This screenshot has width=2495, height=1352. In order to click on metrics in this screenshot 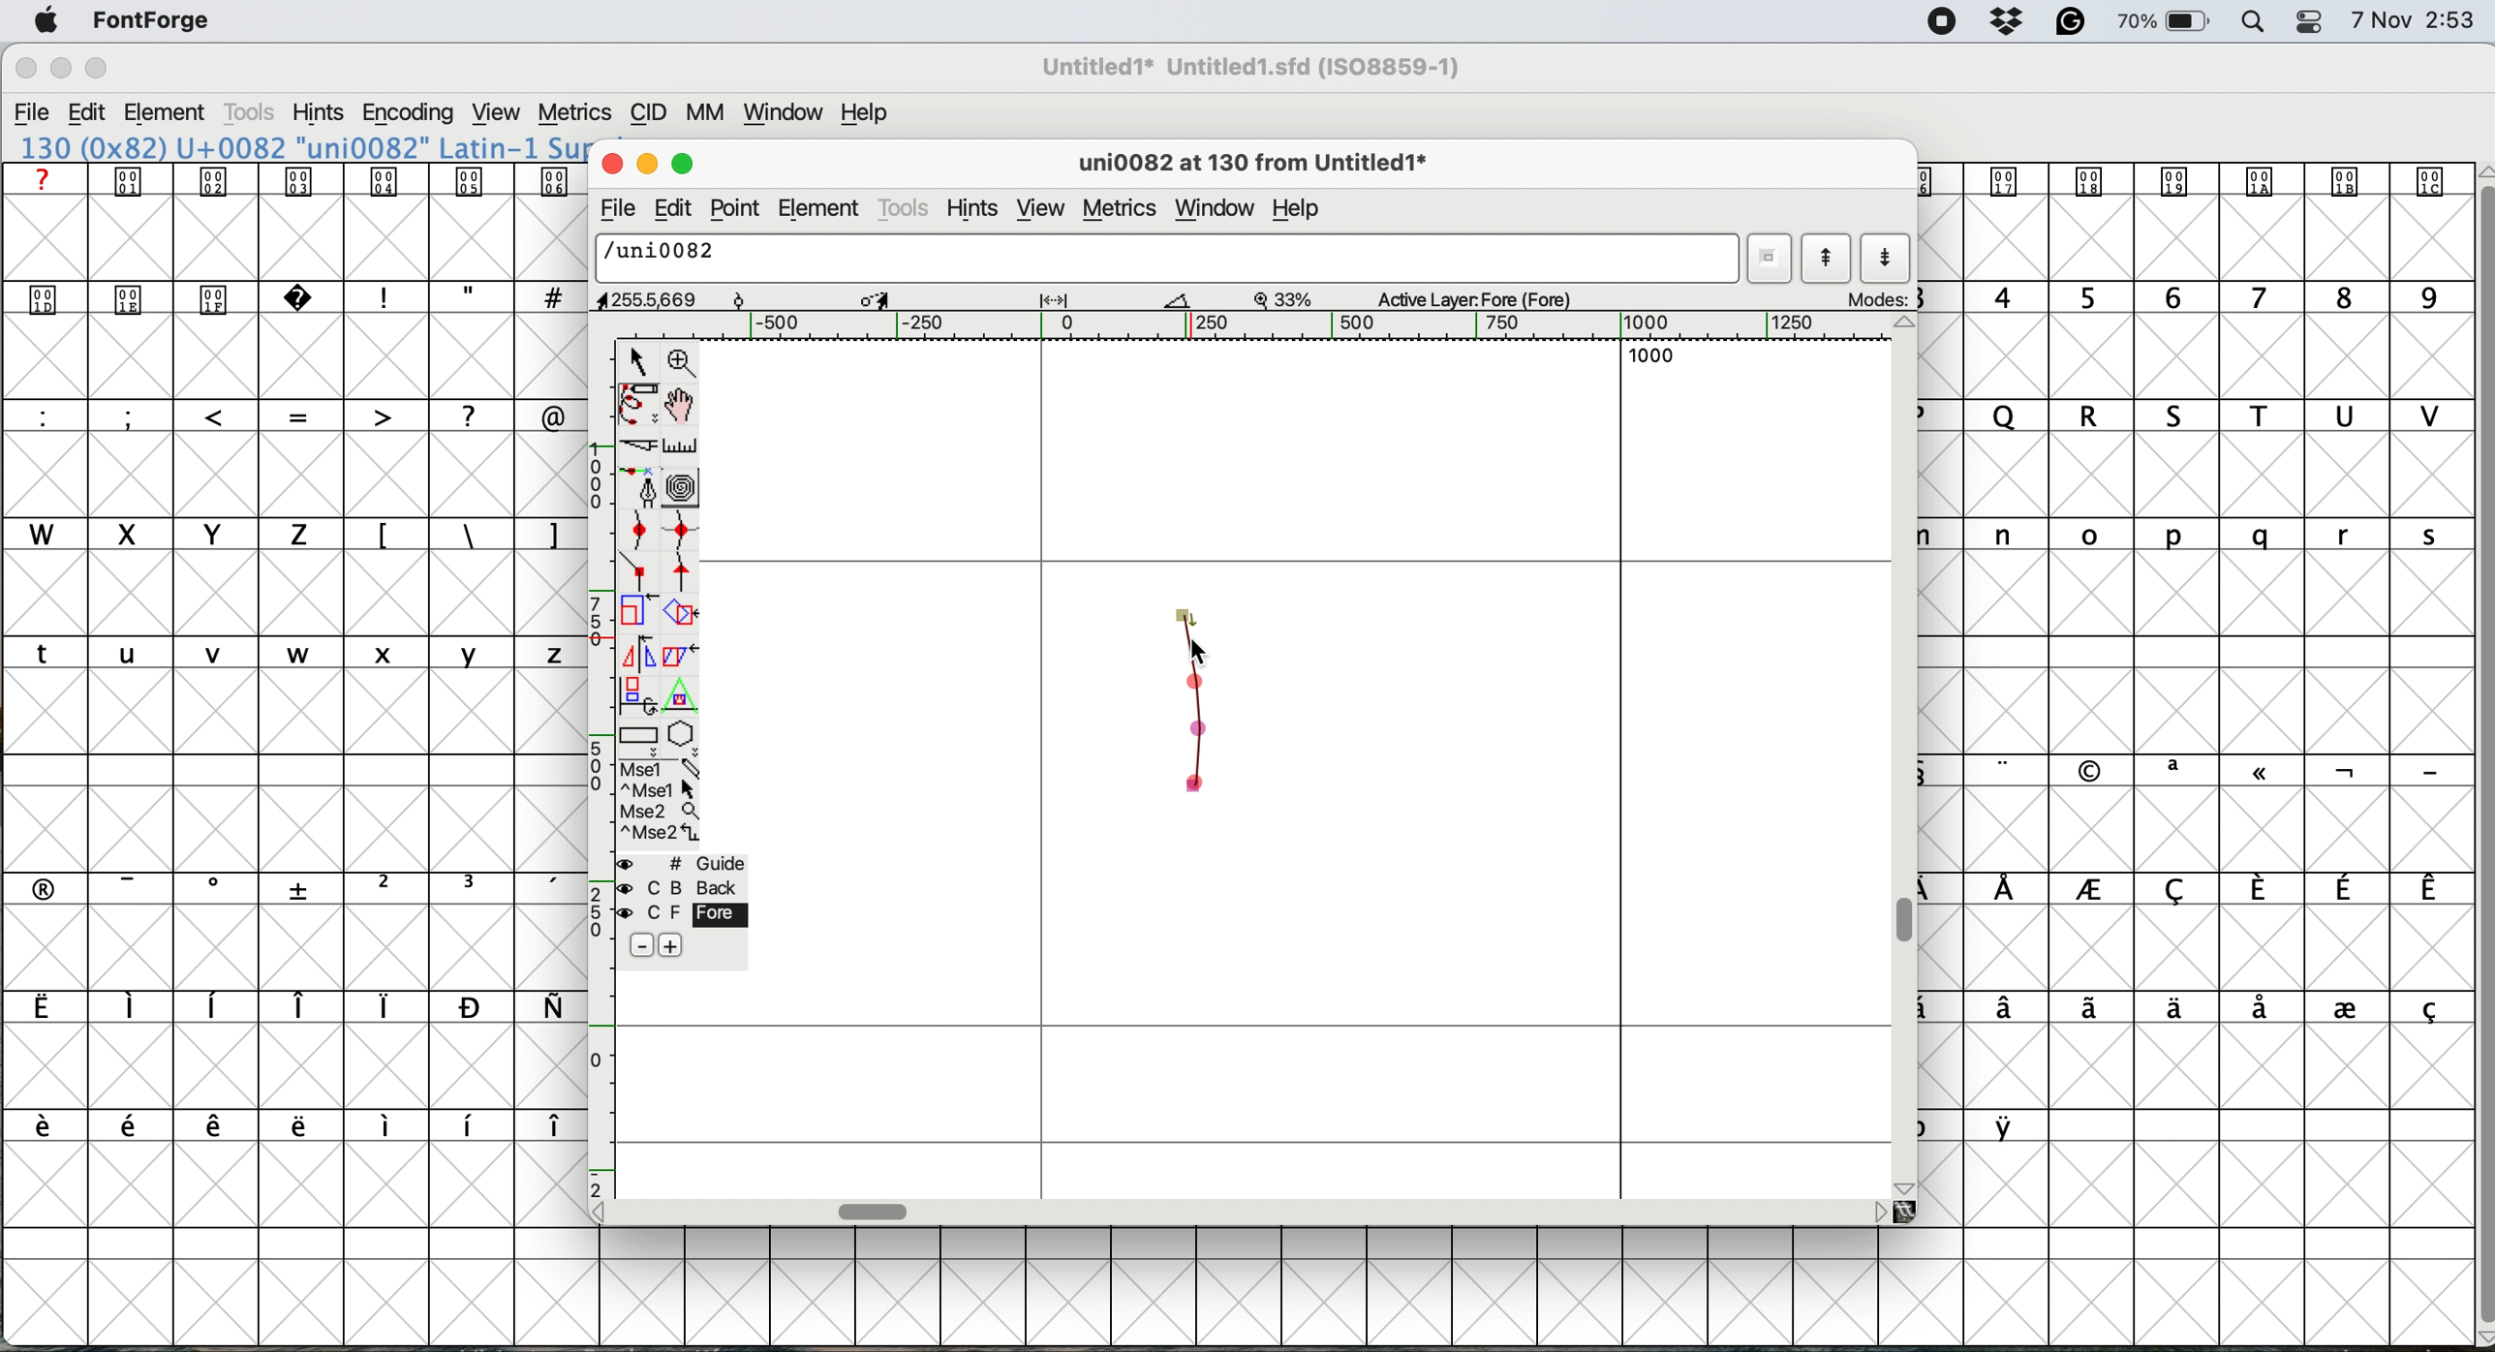, I will do `click(1118, 208)`.